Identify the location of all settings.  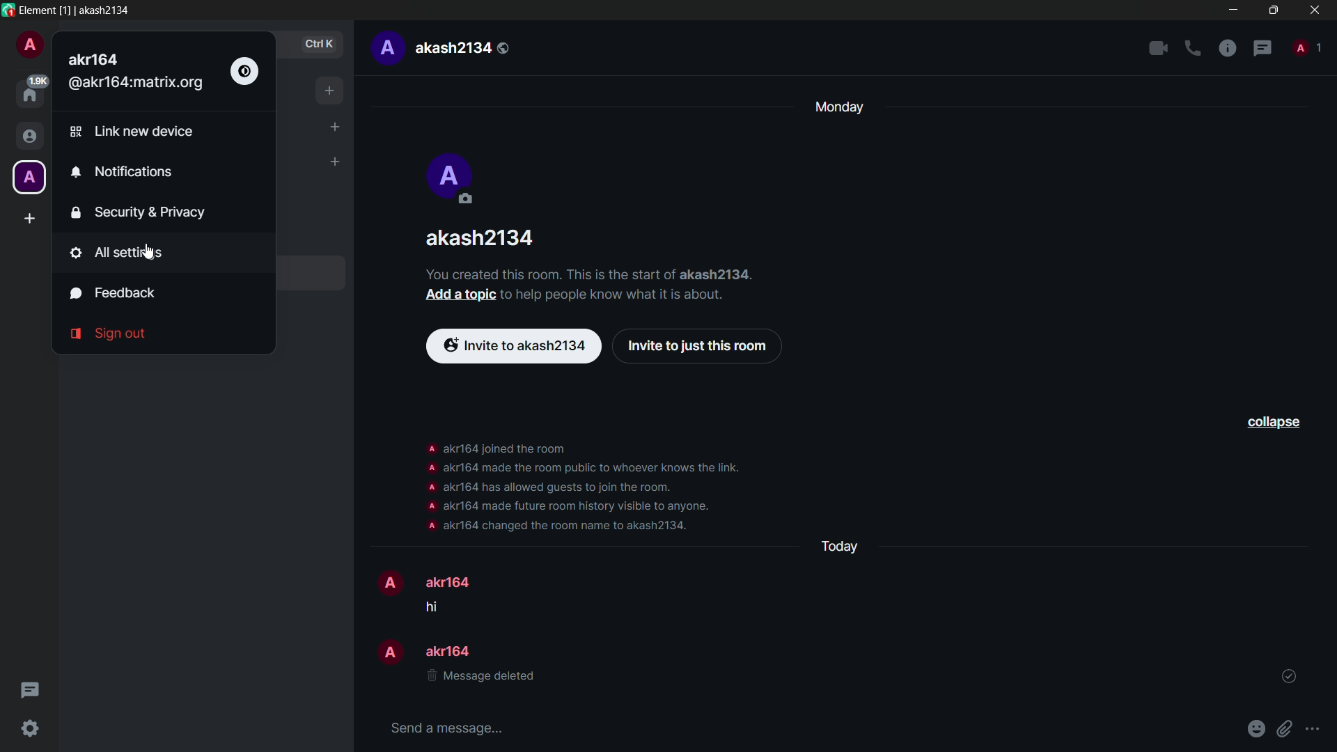
(116, 253).